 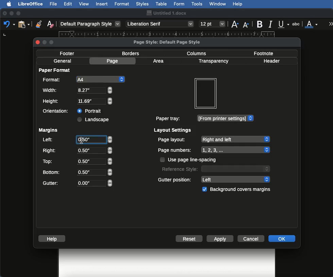 What do you see at coordinates (213, 61) in the screenshot?
I see `Transparency` at bounding box center [213, 61].